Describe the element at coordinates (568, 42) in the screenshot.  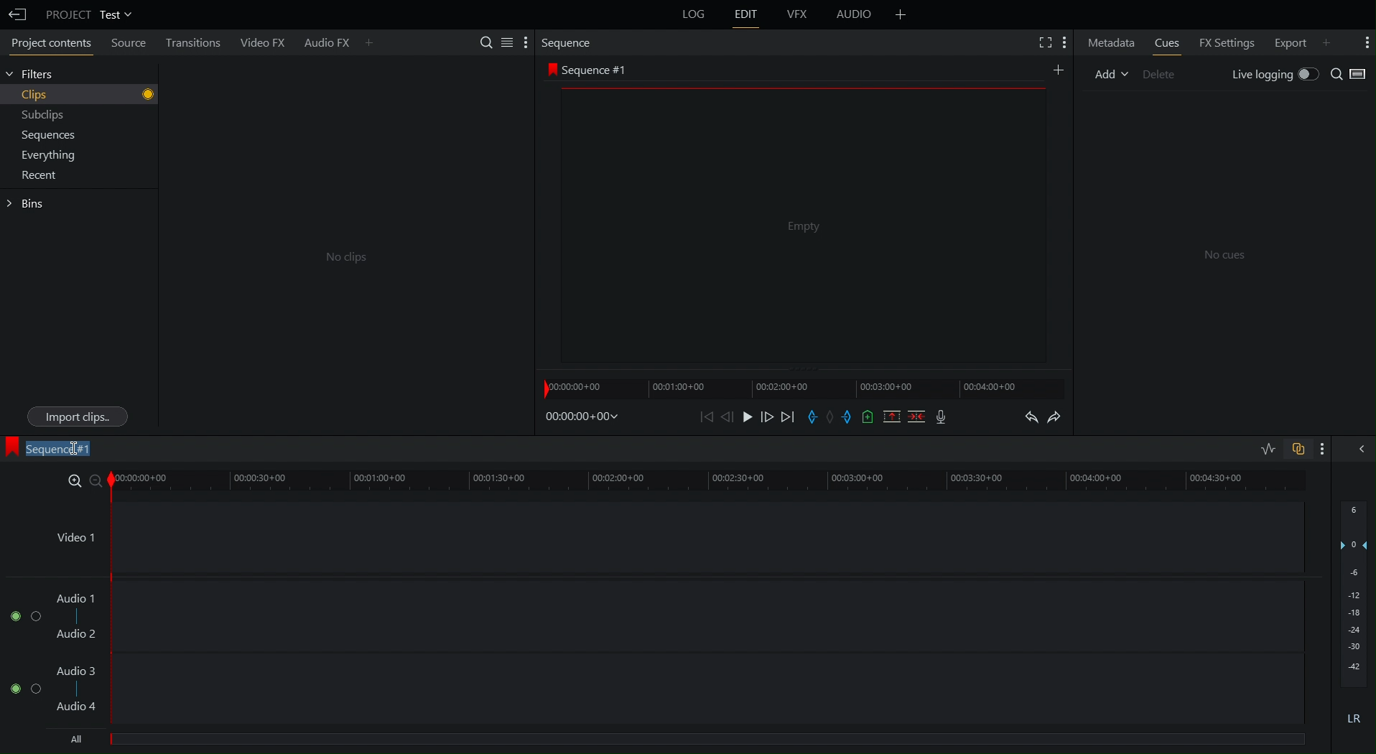
I see `Sequence` at that location.